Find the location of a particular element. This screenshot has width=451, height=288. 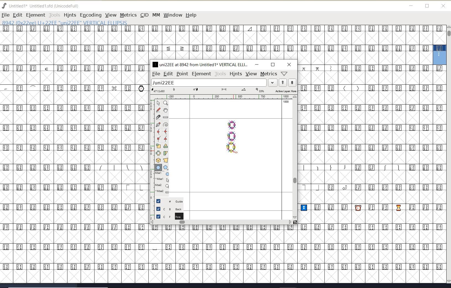

mm is located at coordinates (156, 14).